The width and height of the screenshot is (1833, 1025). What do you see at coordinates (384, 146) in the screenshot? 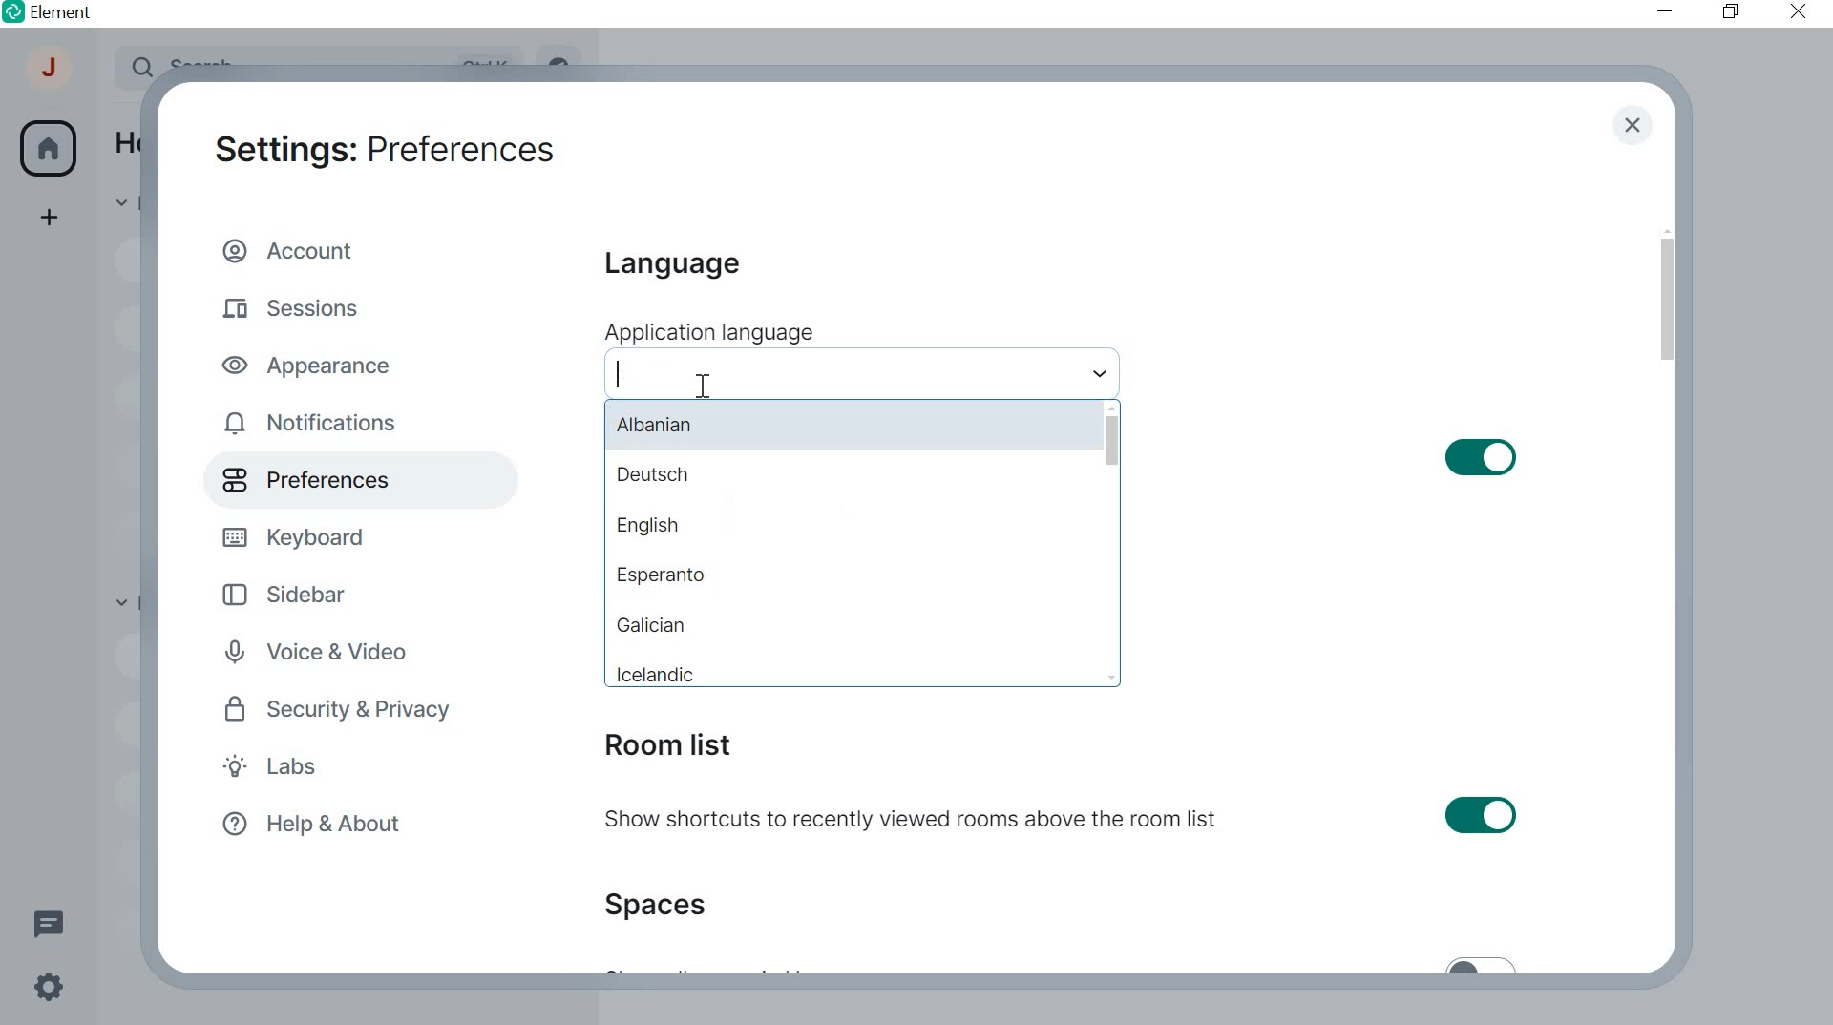
I see `SETTINGS: PREFERENCES` at bounding box center [384, 146].